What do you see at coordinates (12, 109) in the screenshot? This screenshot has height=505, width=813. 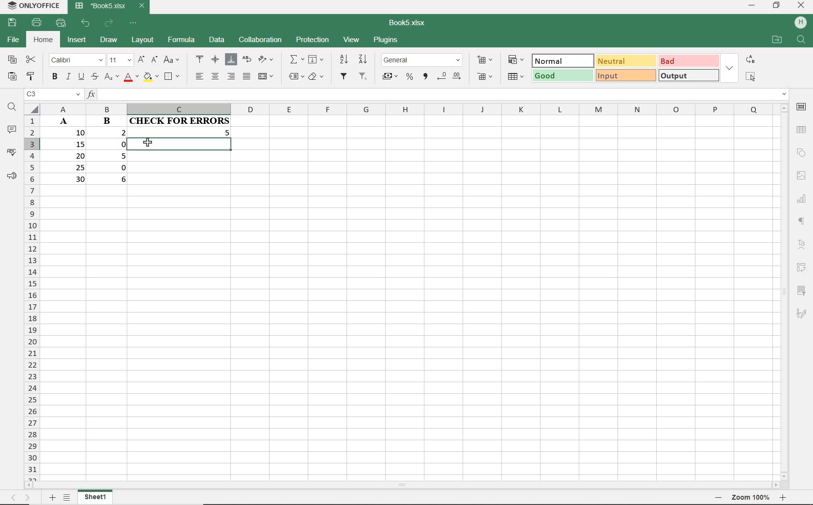 I see `FIND` at bounding box center [12, 109].